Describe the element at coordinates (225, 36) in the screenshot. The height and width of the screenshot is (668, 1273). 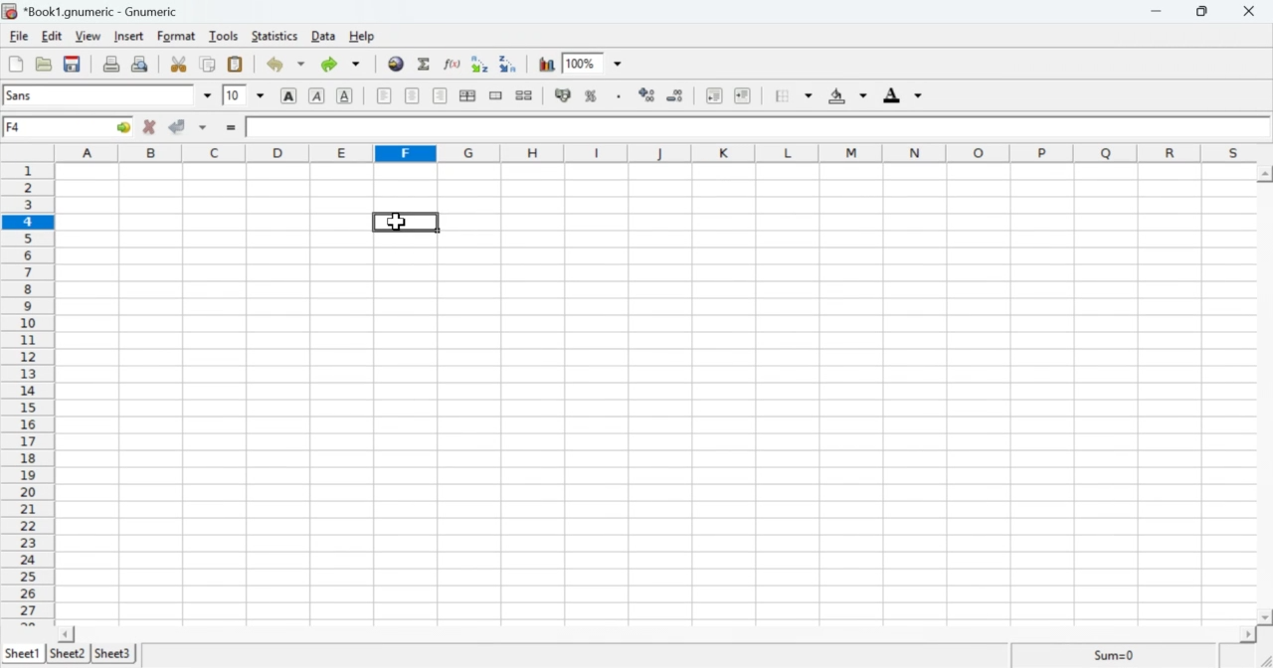
I see `Tools` at that location.